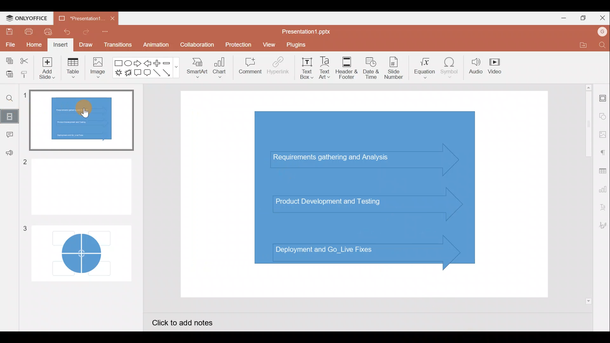  What do you see at coordinates (114, 18) in the screenshot?
I see `Close document` at bounding box center [114, 18].